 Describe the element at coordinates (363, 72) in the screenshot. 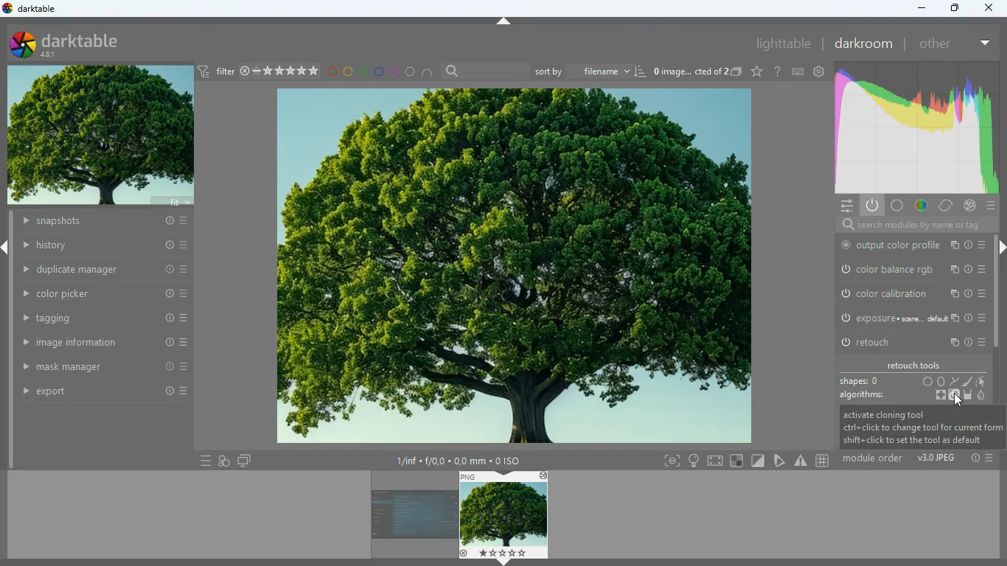

I see `green` at that location.